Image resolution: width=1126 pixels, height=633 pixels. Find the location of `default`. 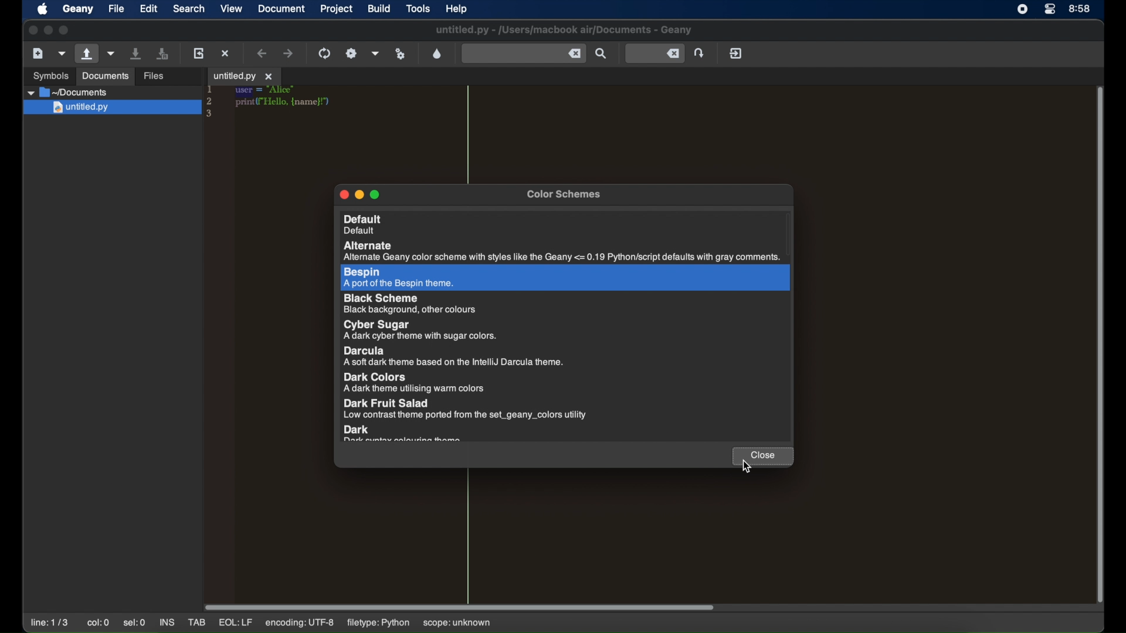

default is located at coordinates (564, 224).